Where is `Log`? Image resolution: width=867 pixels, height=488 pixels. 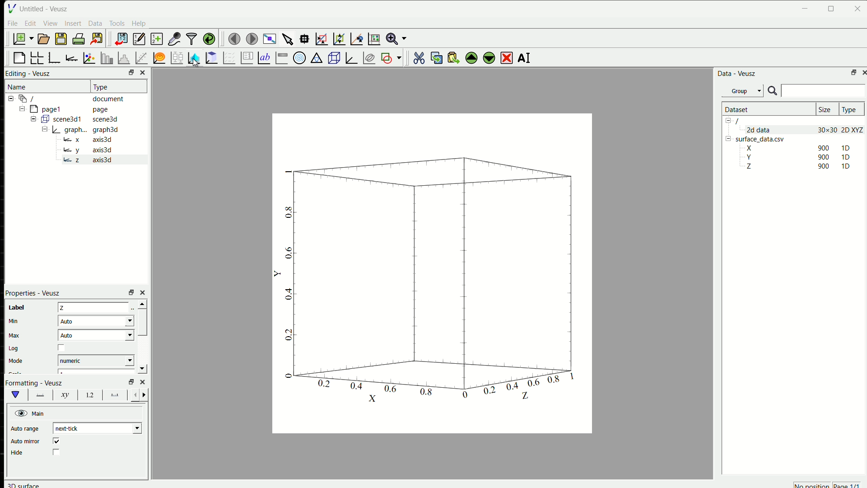 Log is located at coordinates (14, 348).